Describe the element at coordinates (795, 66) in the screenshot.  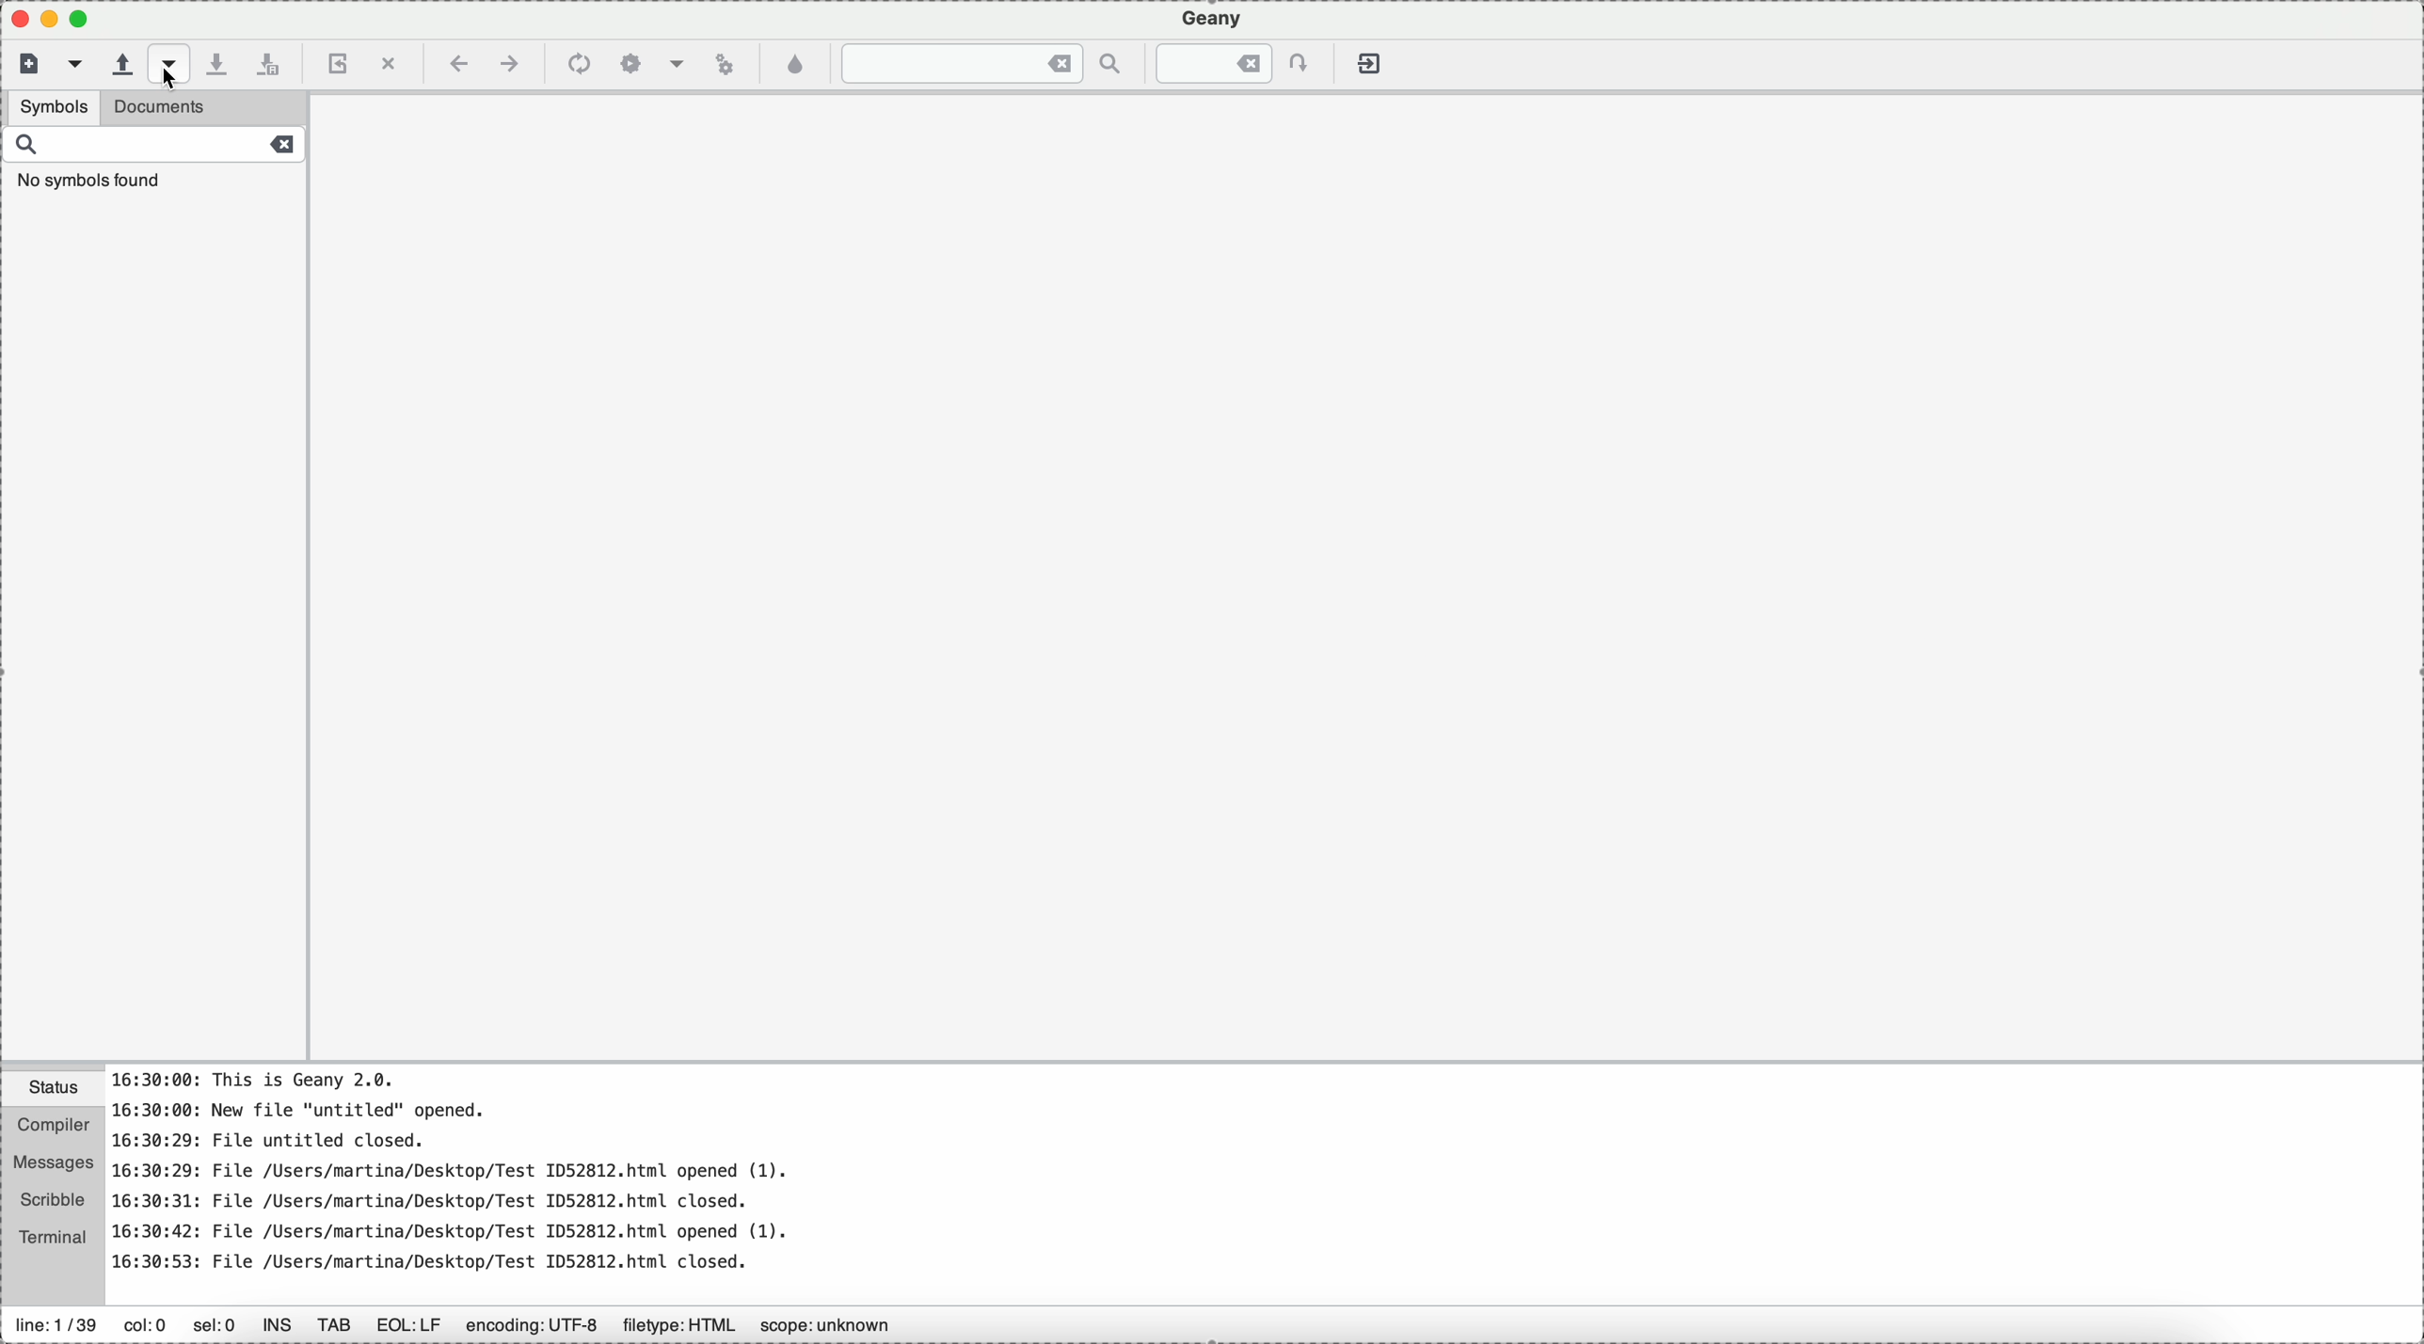
I see `choose color` at that location.